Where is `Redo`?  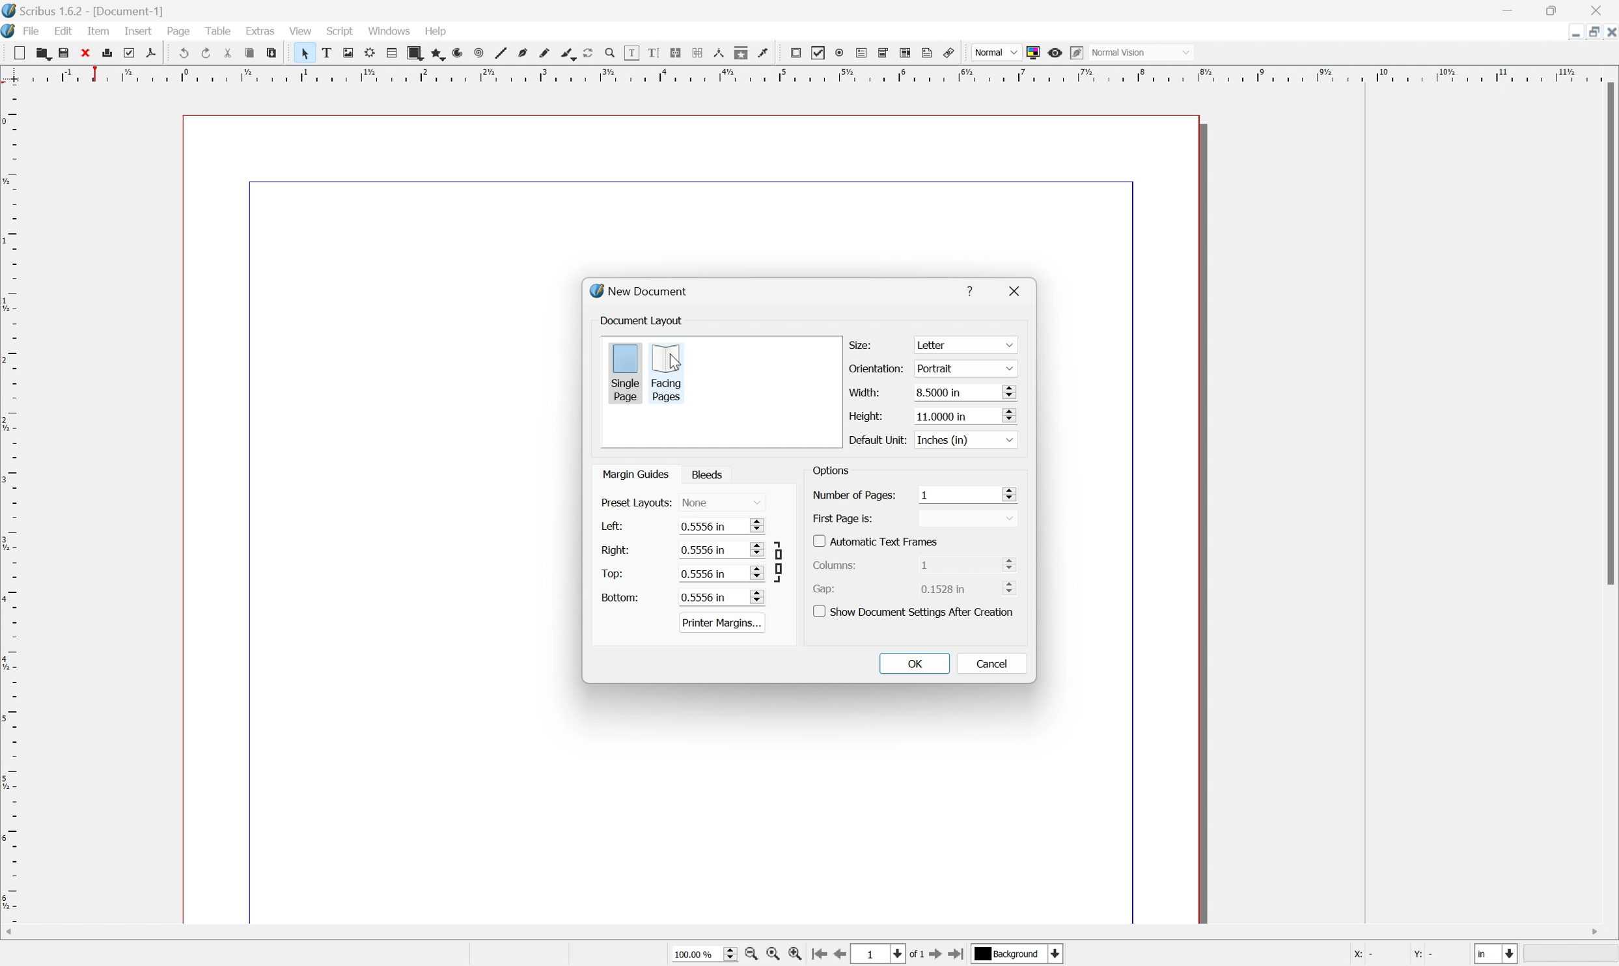
Redo is located at coordinates (206, 53).